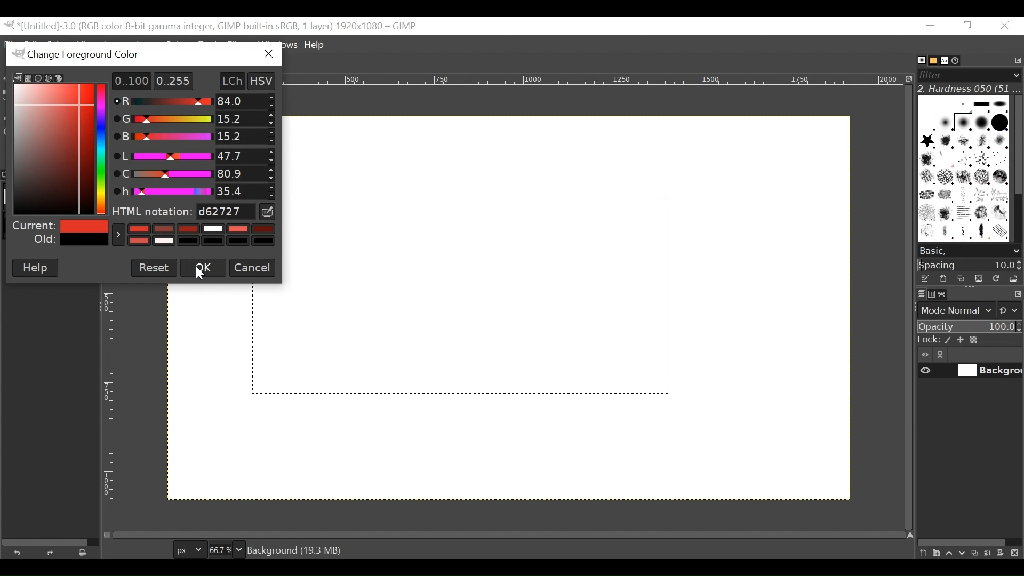 The height and width of the screenshot is (576, 1024). What do you see at coordinates (960, 171) in the screenshot?
I see `Patterns` at bounding box center [960, 171].